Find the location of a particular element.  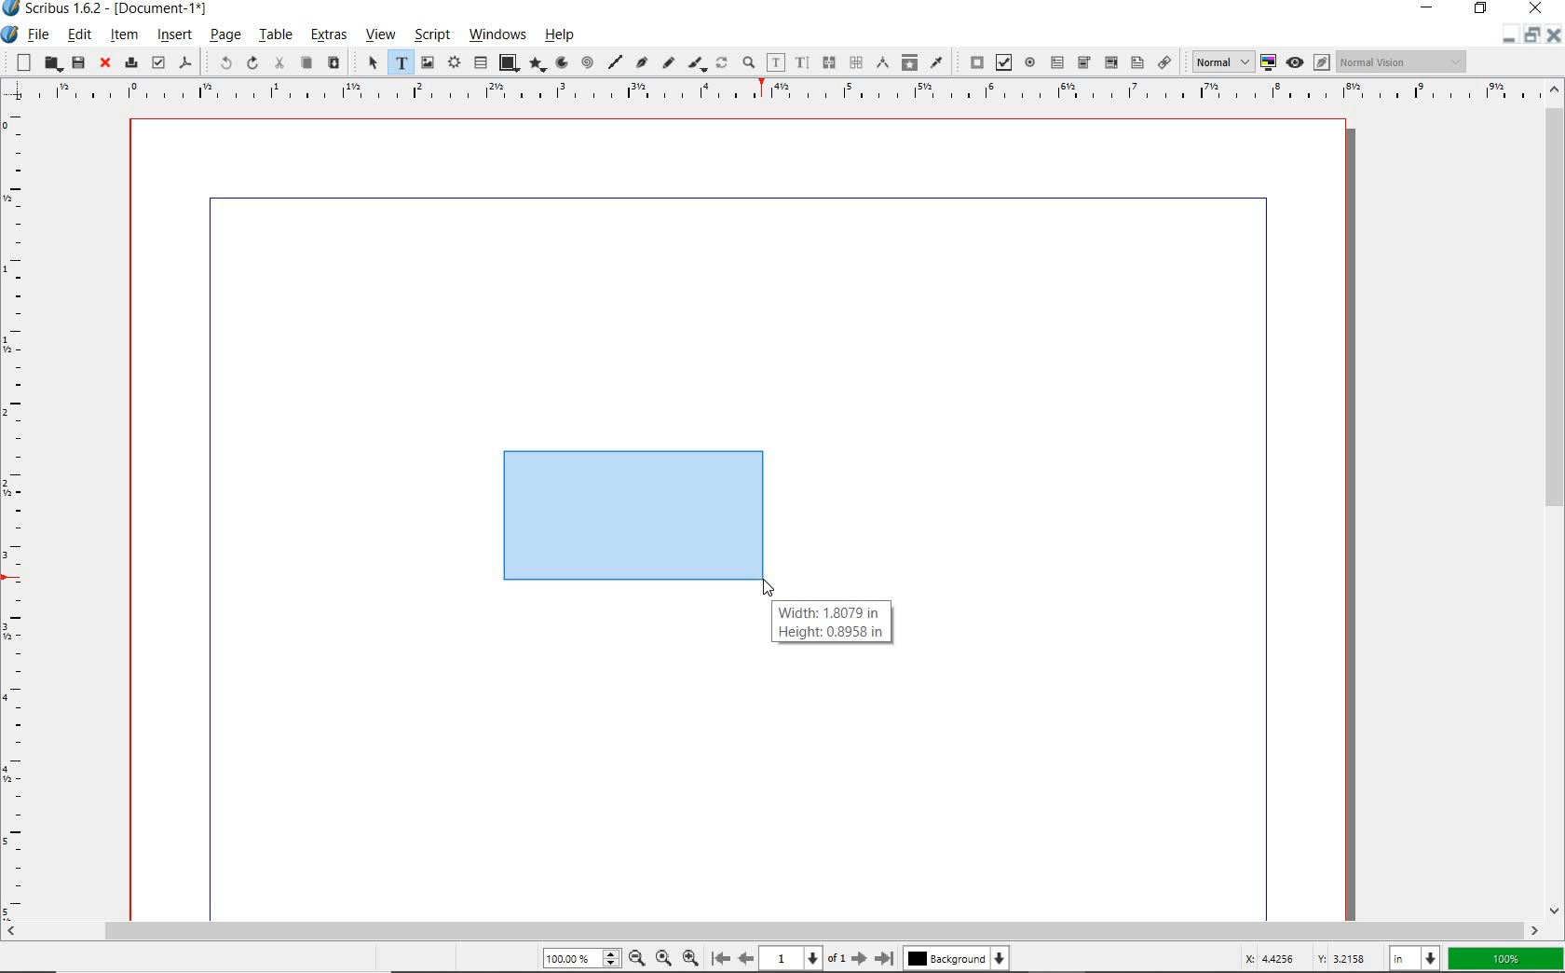

Bezier curve is located at coordinates (641, 62).